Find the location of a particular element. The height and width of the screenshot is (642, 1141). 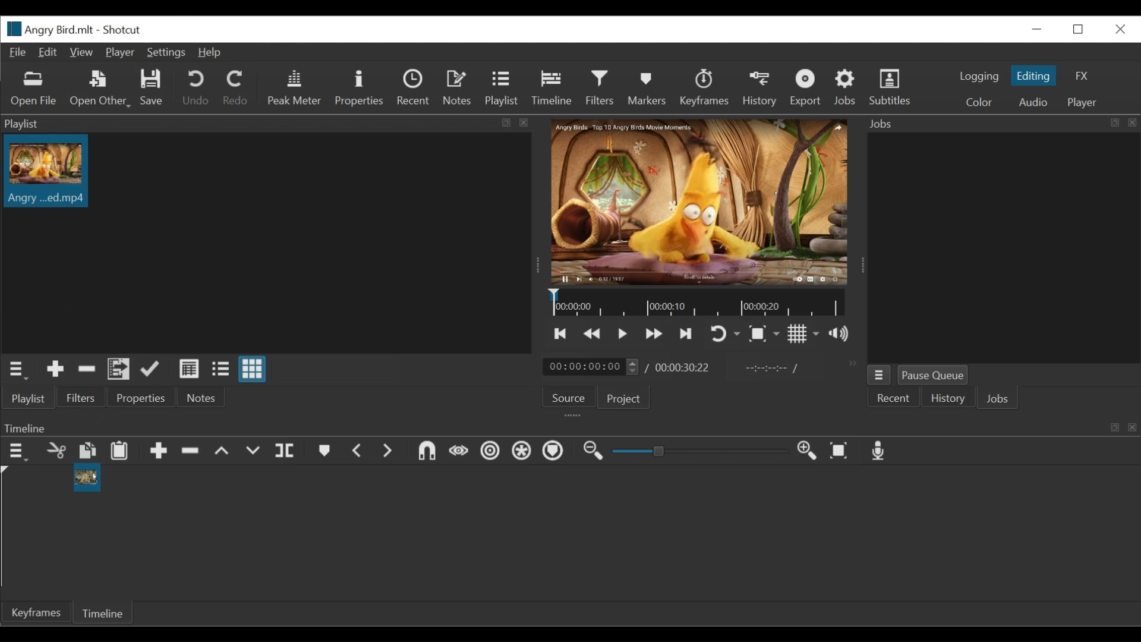

Notes is located at coordinates (458, 89).